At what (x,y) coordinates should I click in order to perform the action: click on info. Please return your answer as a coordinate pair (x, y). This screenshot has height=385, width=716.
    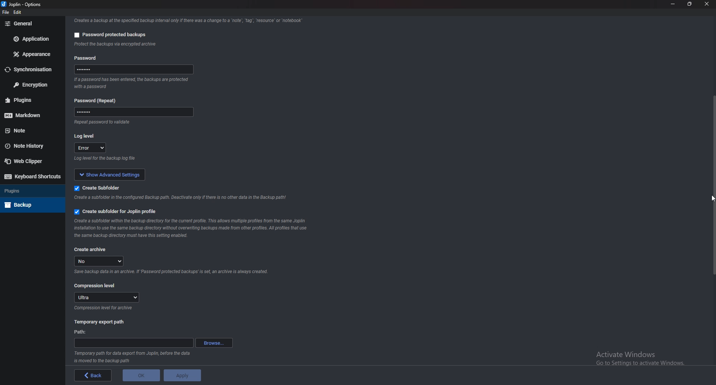
    Looking at the image, I should click on (118, 123).